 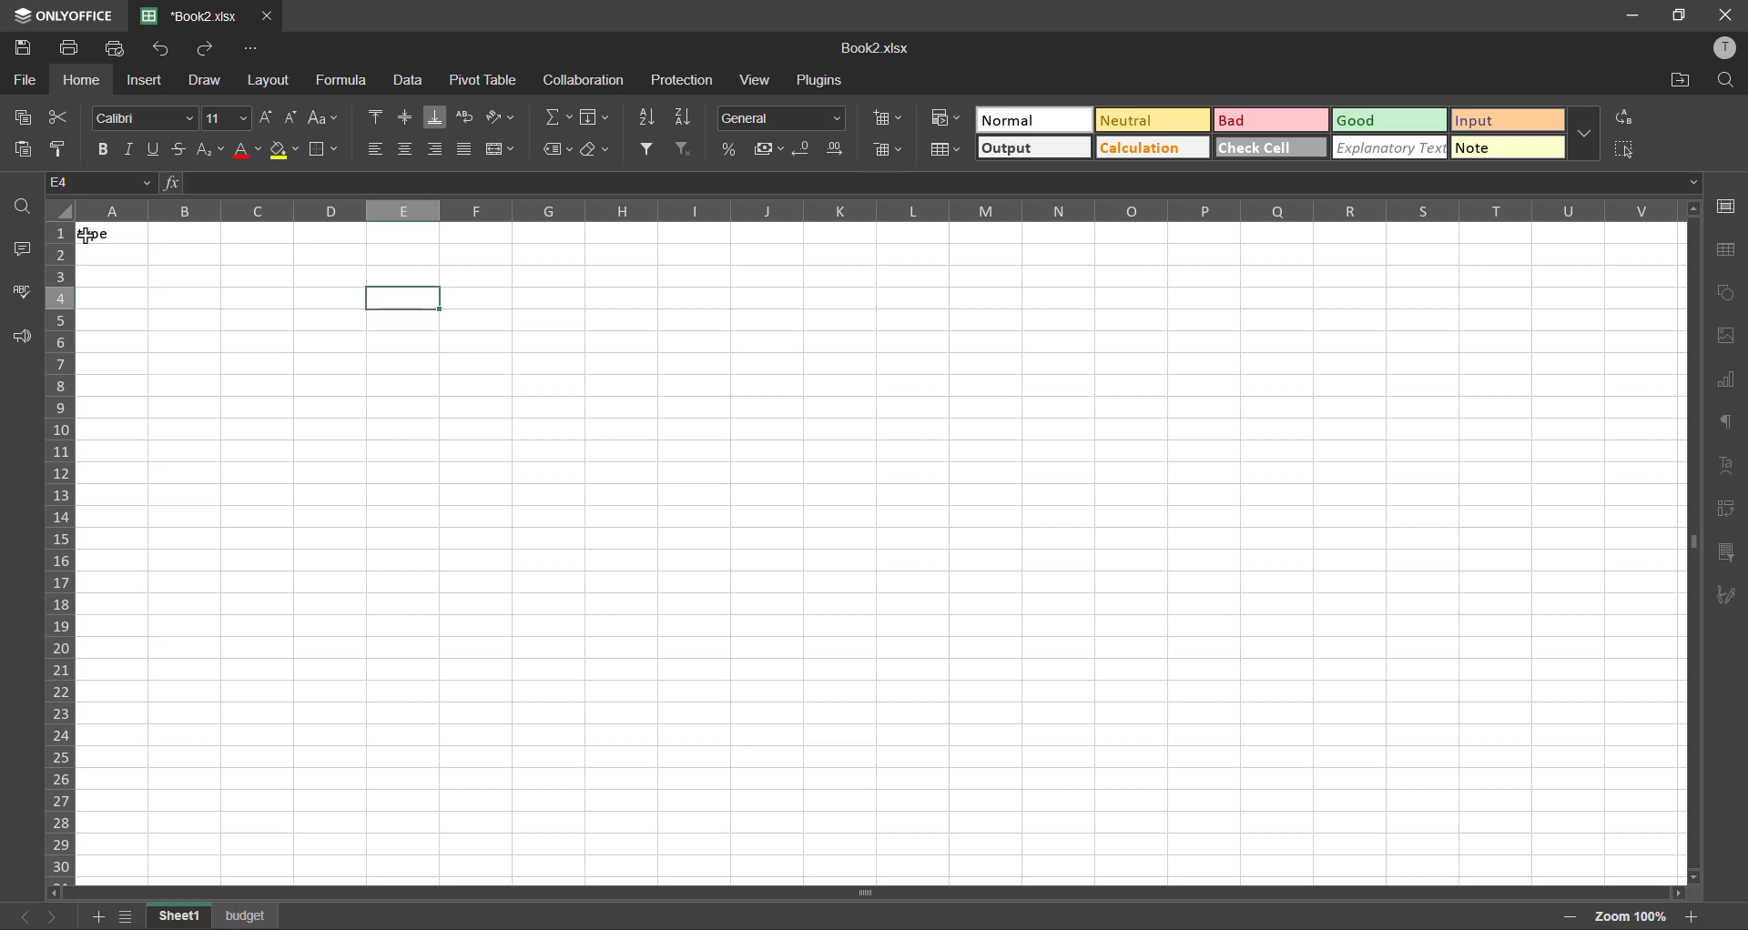 I want to click on insert, so click(x=147, y=83).